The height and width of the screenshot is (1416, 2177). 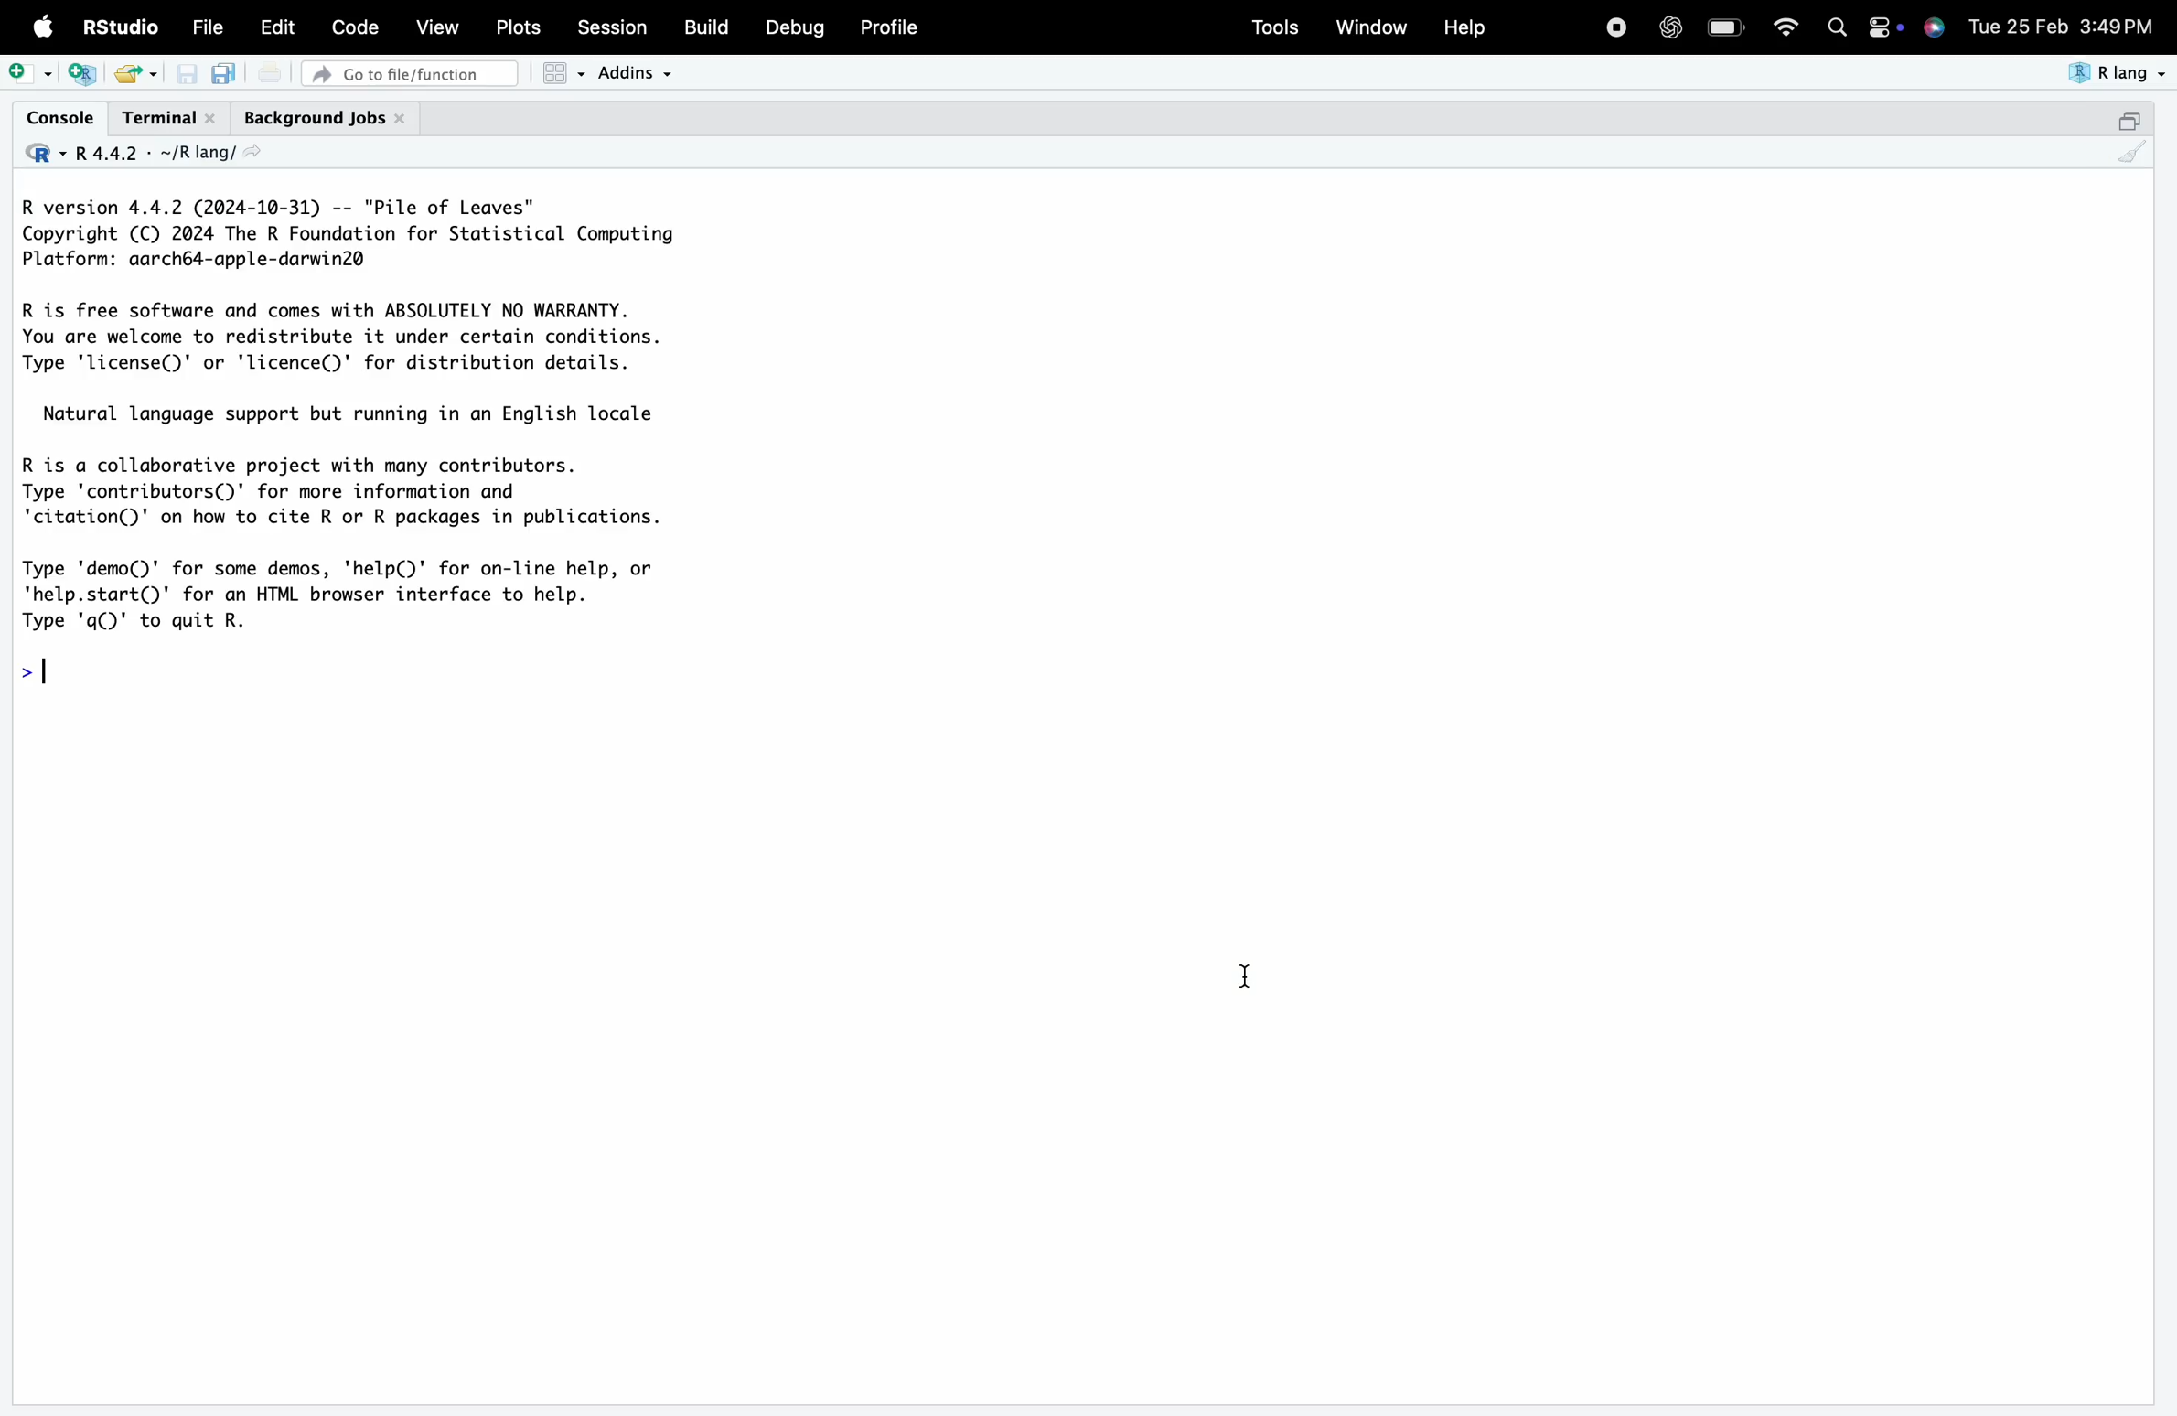 What do you see at coordinates (1883, 27) in the screenshot?
I see `settings` at bounding box center [1883, 27].